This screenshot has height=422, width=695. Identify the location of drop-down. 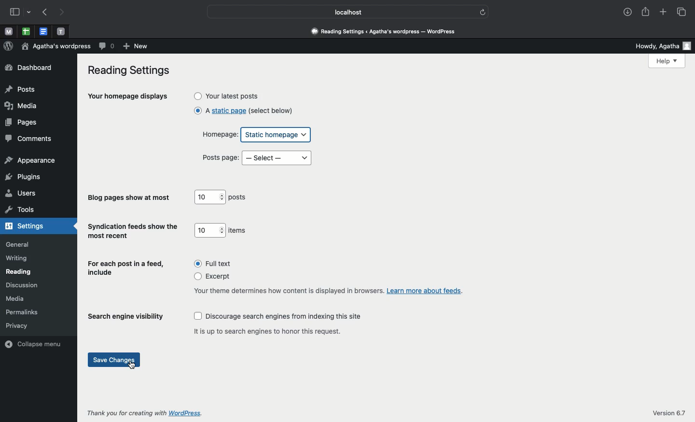
(30, 13).